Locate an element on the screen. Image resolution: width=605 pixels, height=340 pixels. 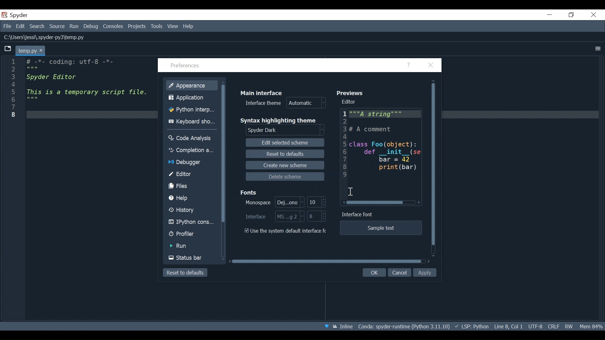
Apply is located at coordinates (426, 273).